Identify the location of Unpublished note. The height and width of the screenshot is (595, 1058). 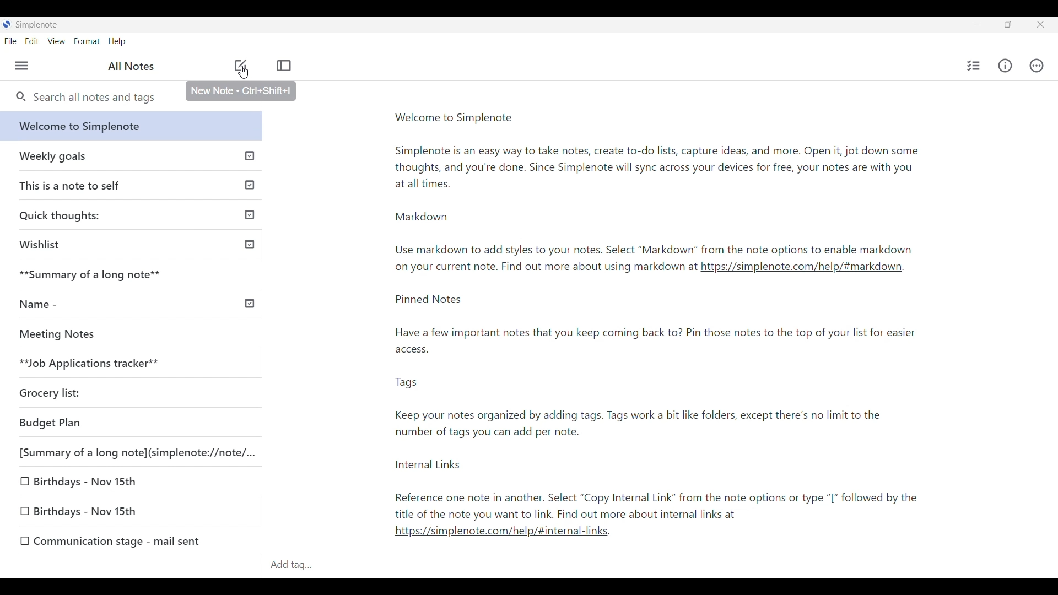
(88, 479).